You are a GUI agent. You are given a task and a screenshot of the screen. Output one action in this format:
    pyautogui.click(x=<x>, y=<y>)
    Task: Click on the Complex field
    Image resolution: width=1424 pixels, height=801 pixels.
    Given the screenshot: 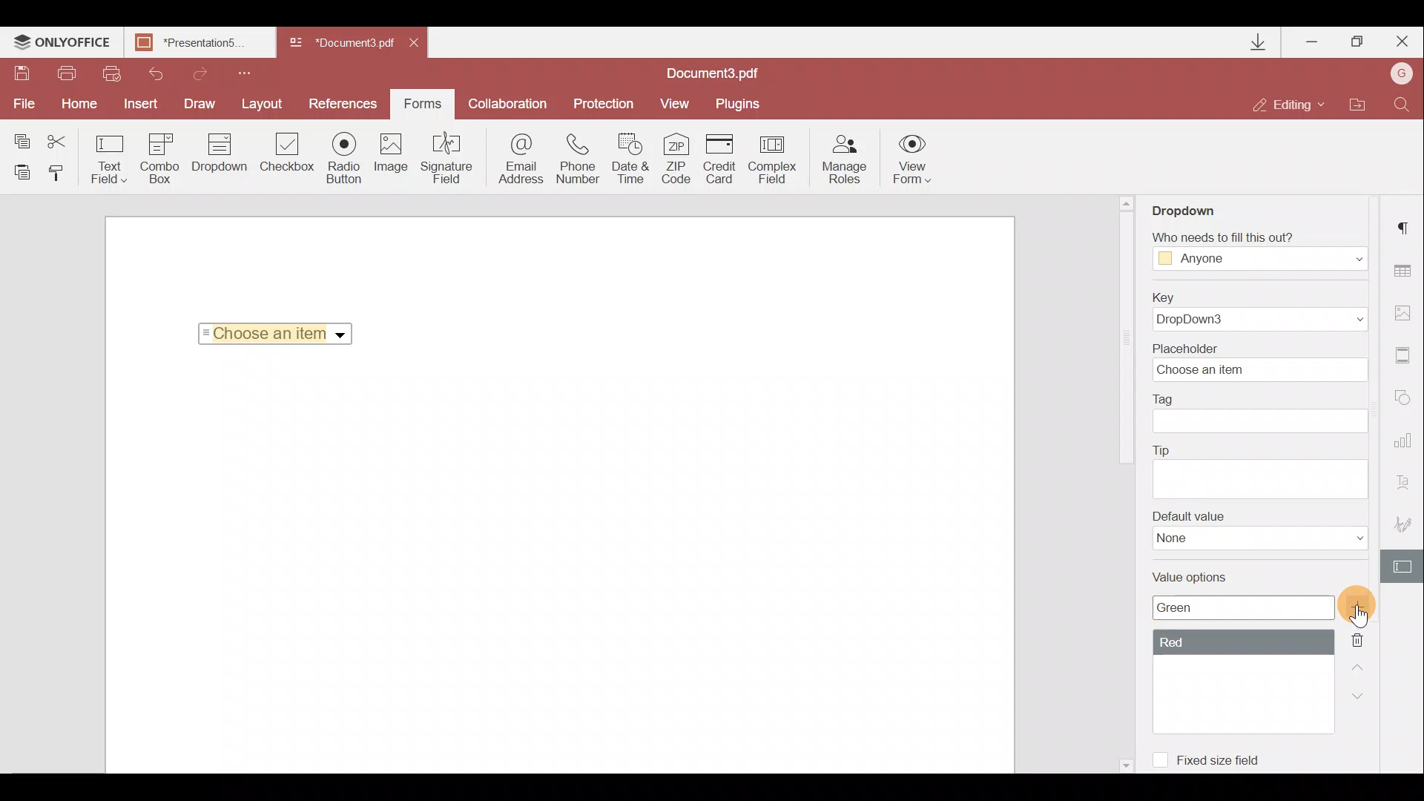 What is the action you would take?
    pyautogui.click(x=774, y=158)
    